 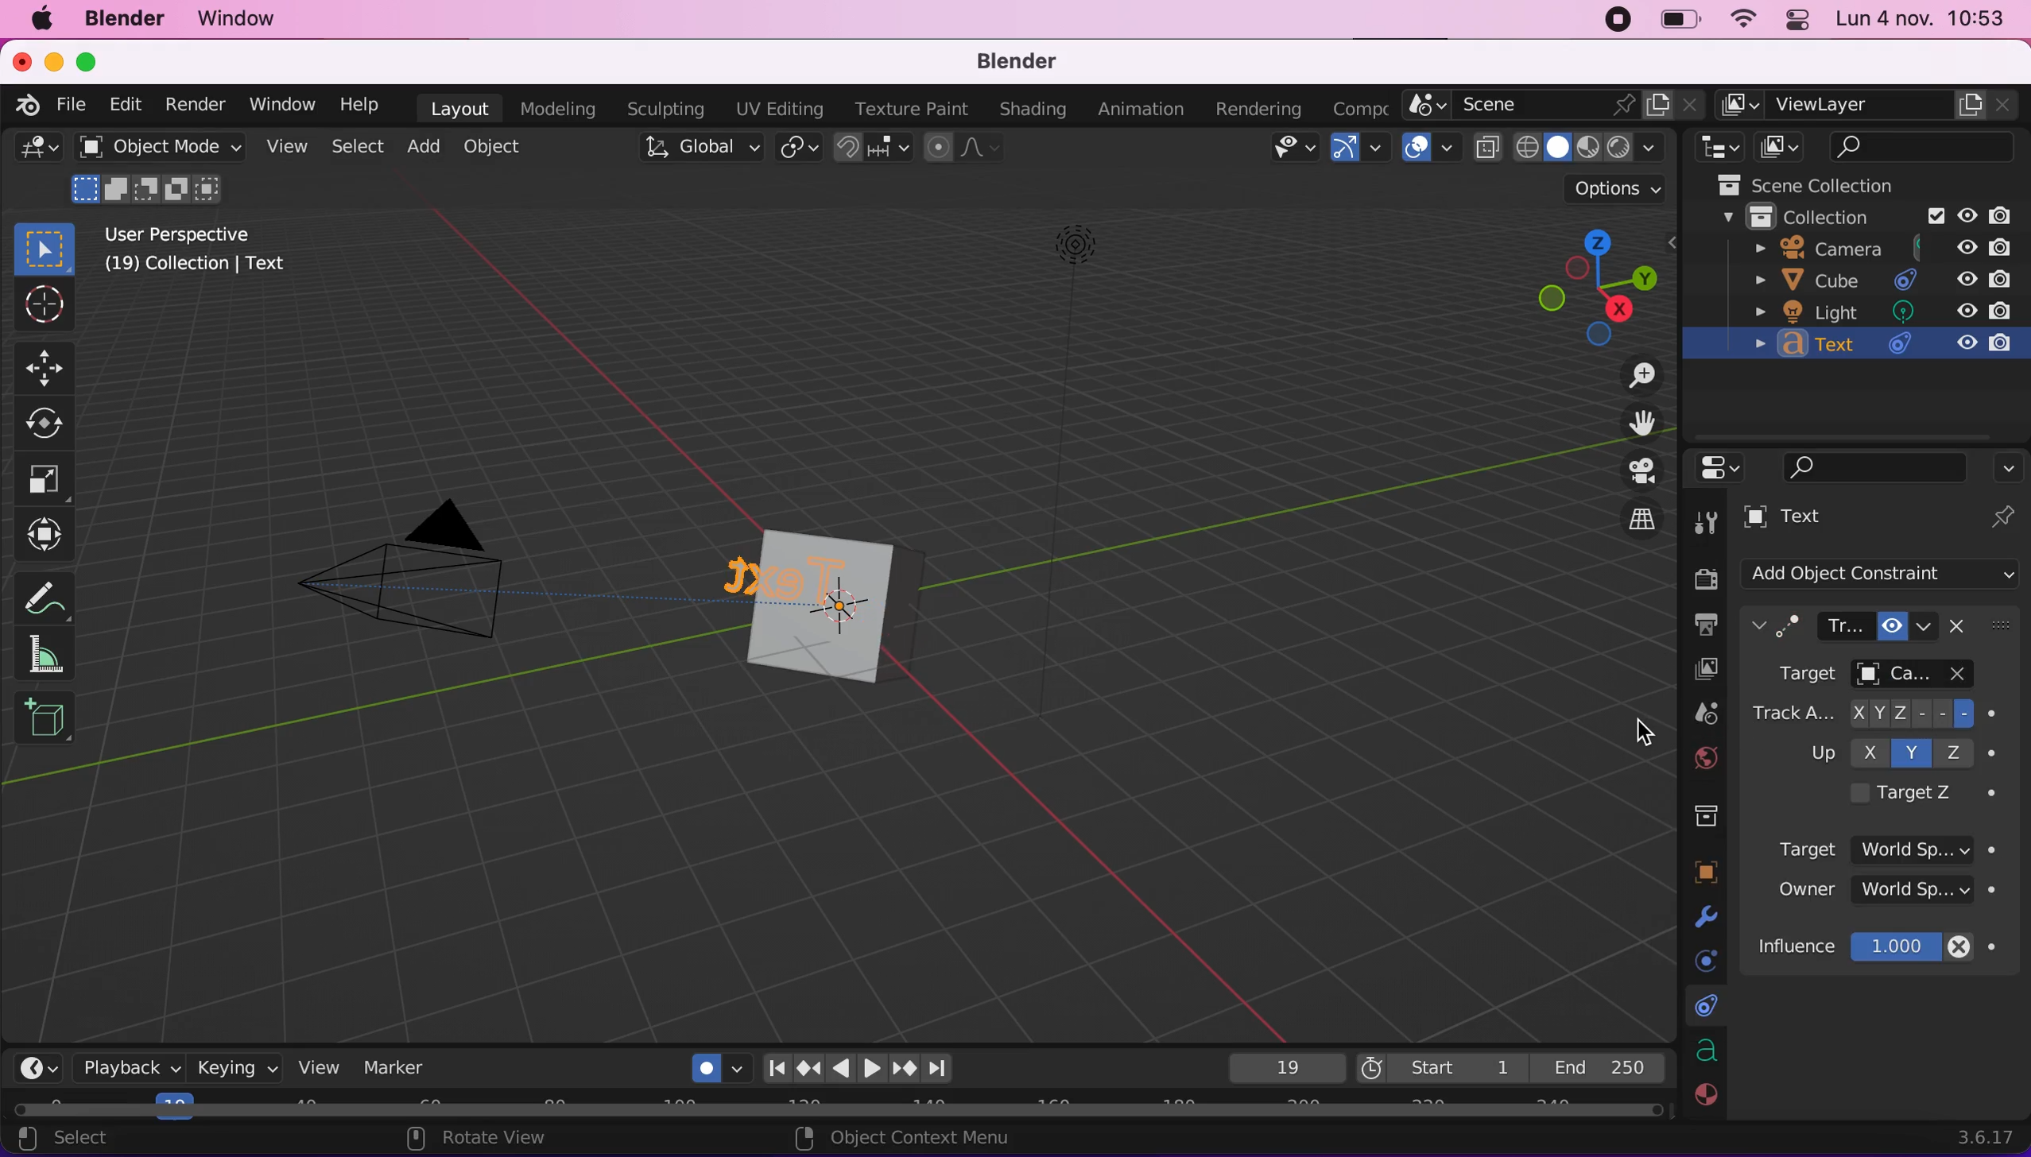 I want to click on panel control, so click(x=1793, y=21).